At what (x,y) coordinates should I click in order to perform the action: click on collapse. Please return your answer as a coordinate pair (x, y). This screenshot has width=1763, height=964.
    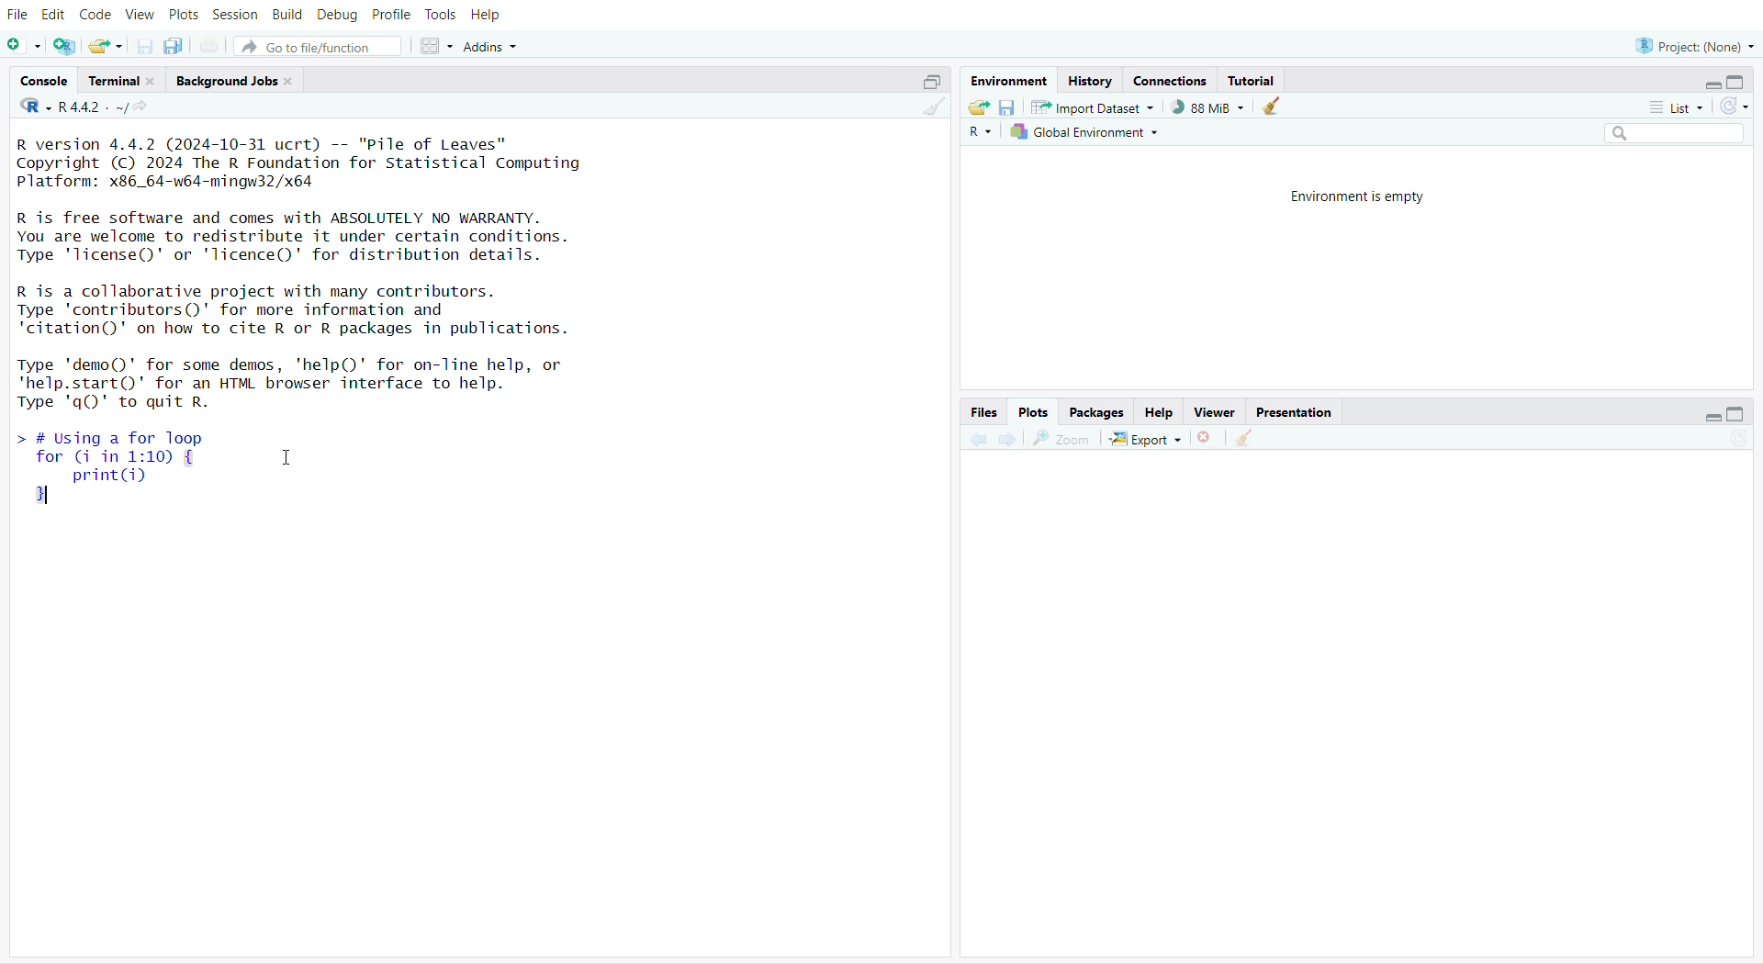
    Looking at the image, I should click on (1735, 415).